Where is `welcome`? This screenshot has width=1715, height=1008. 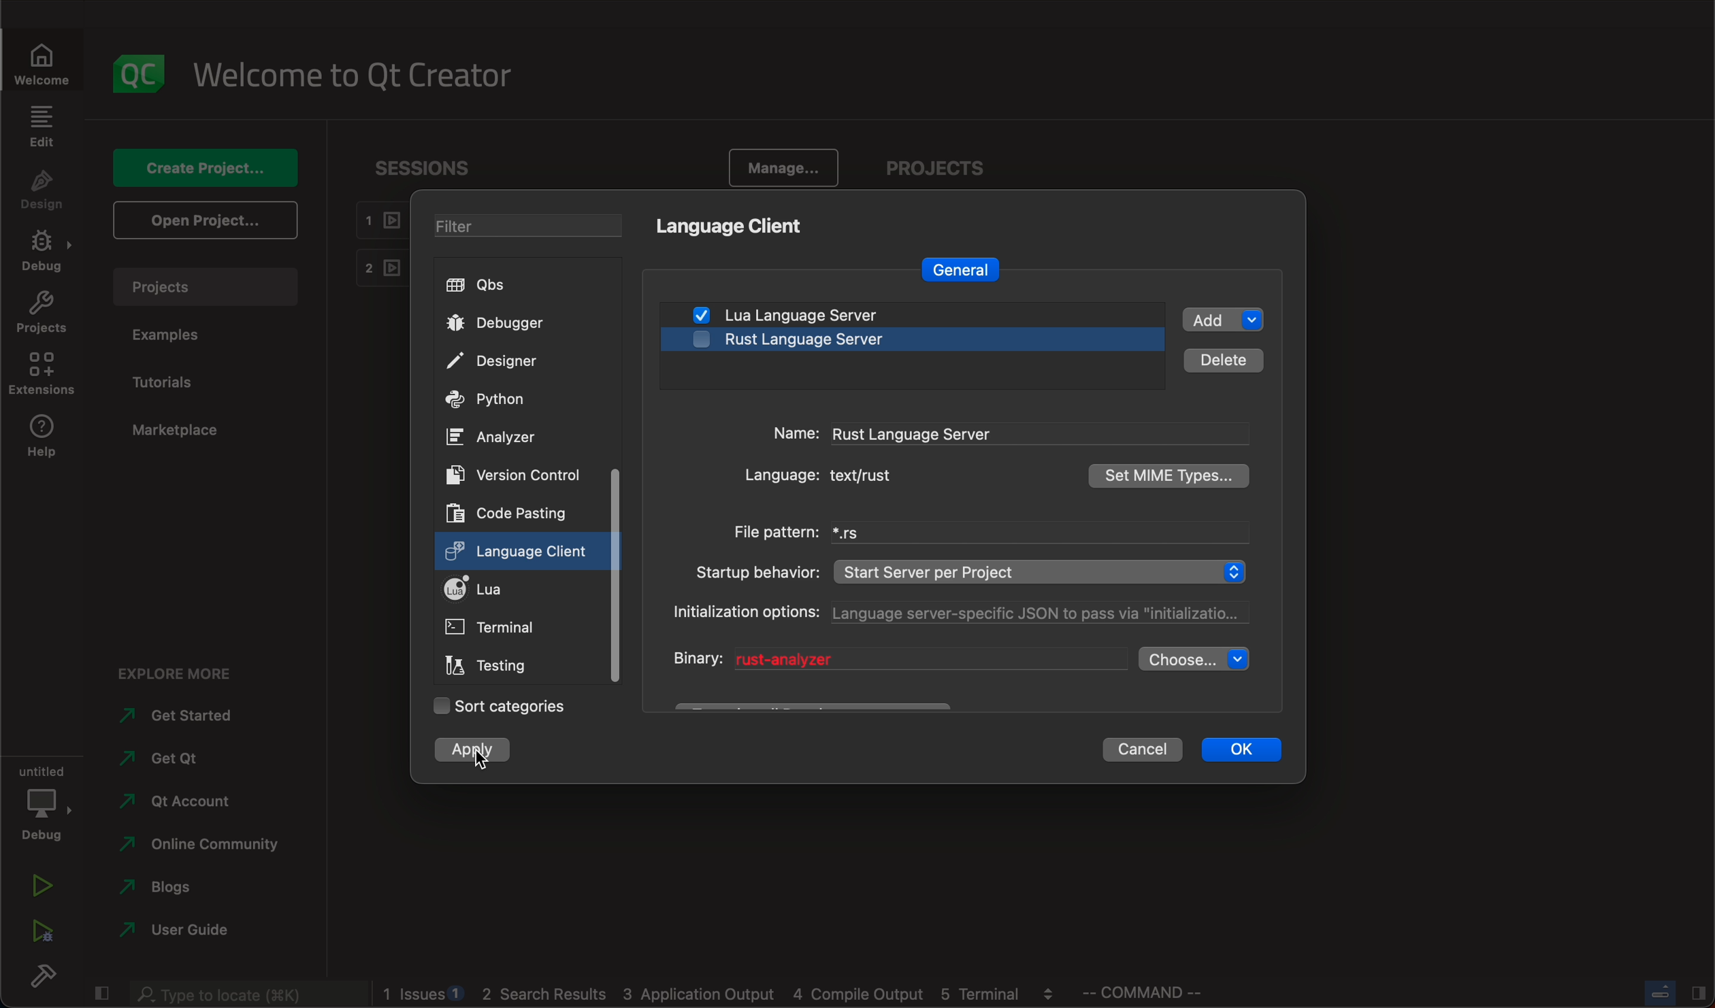 welcome is located at coordinates (351, 75).